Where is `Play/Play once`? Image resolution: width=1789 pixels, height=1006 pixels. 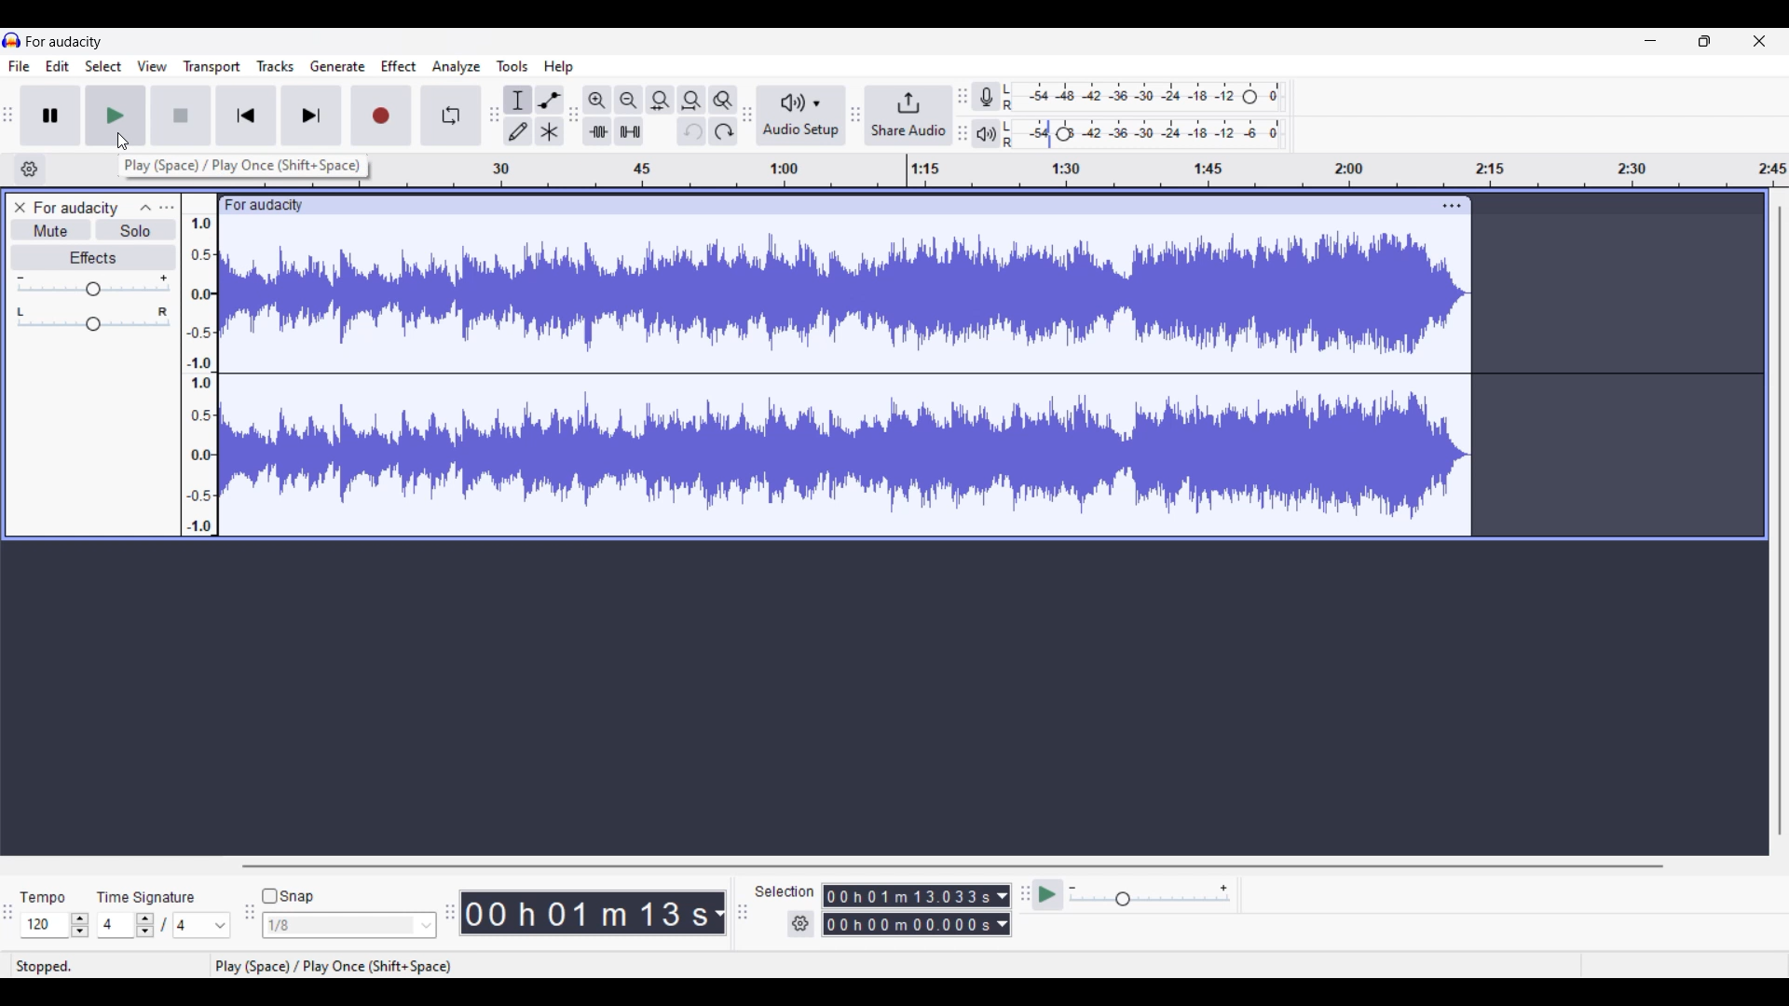 Play/Play once is located at coordinates (115, 116).